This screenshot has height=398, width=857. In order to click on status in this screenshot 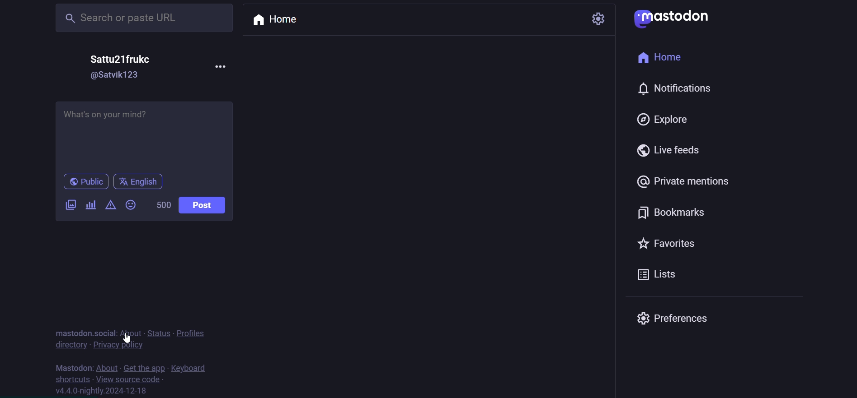, I will do `click(157, 332)`.